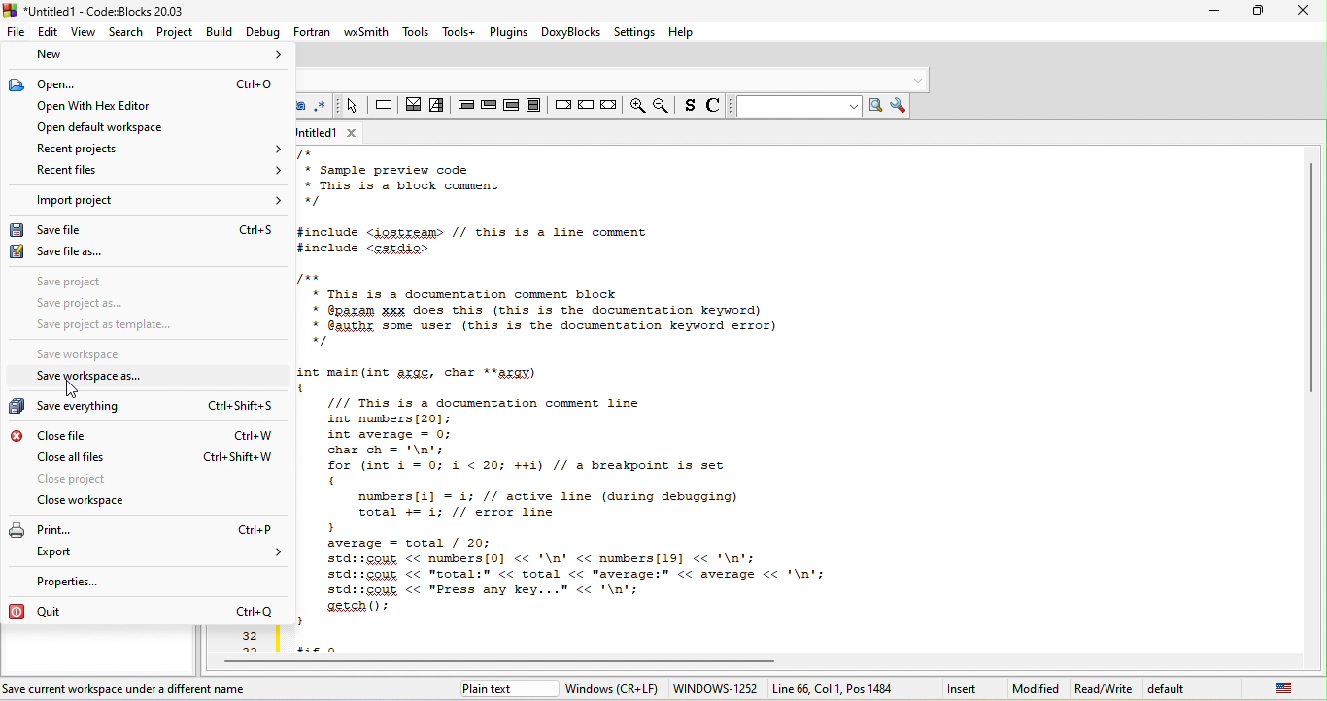 The image size is (1327, 701). Describe the element at coordinates (75, 389) in the screenshot. I see `cursor movement` at that location.